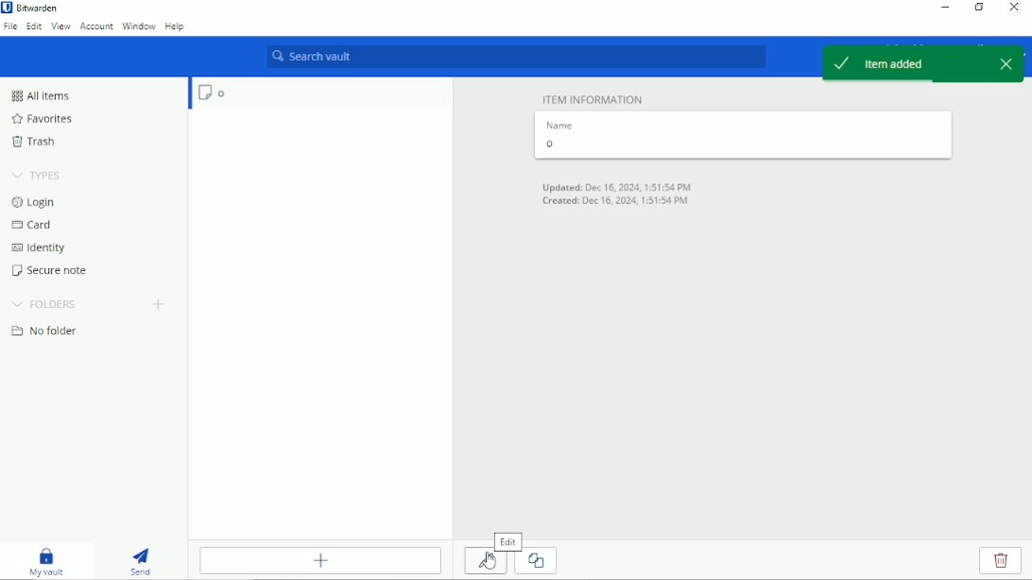 The width and height of the screenshot is (1032, 580). I want to click on Identity, so click(38, 248).